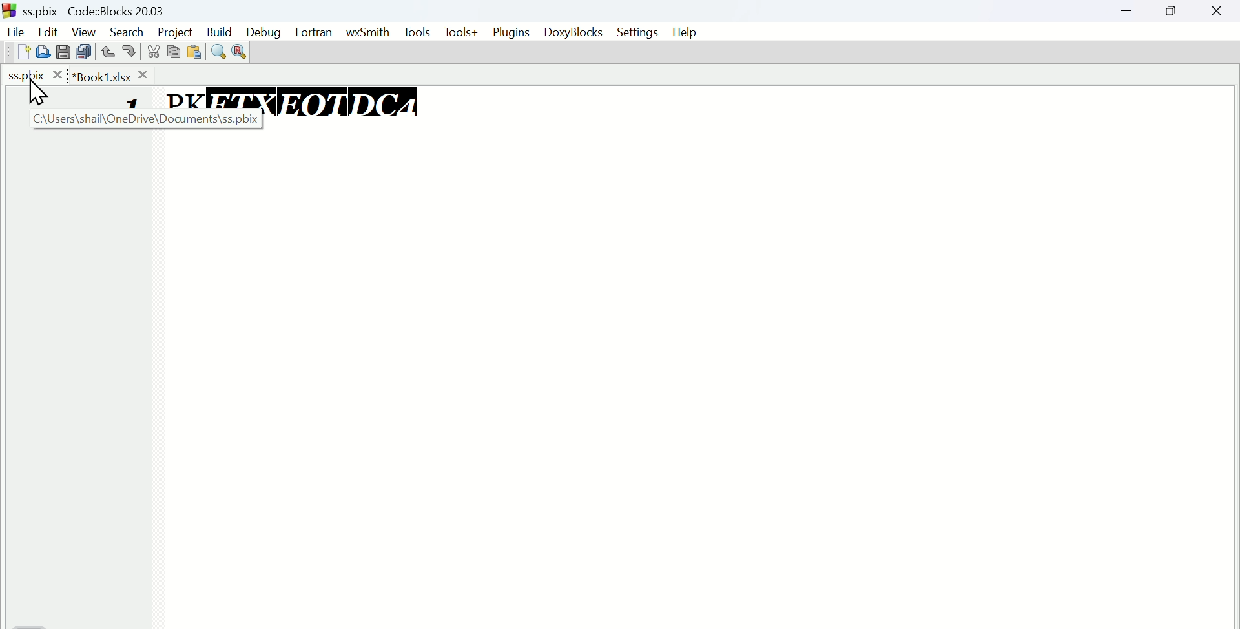  Describe the element at coordinates (193, 51) in the screenshot. I see `Paste` at that location.